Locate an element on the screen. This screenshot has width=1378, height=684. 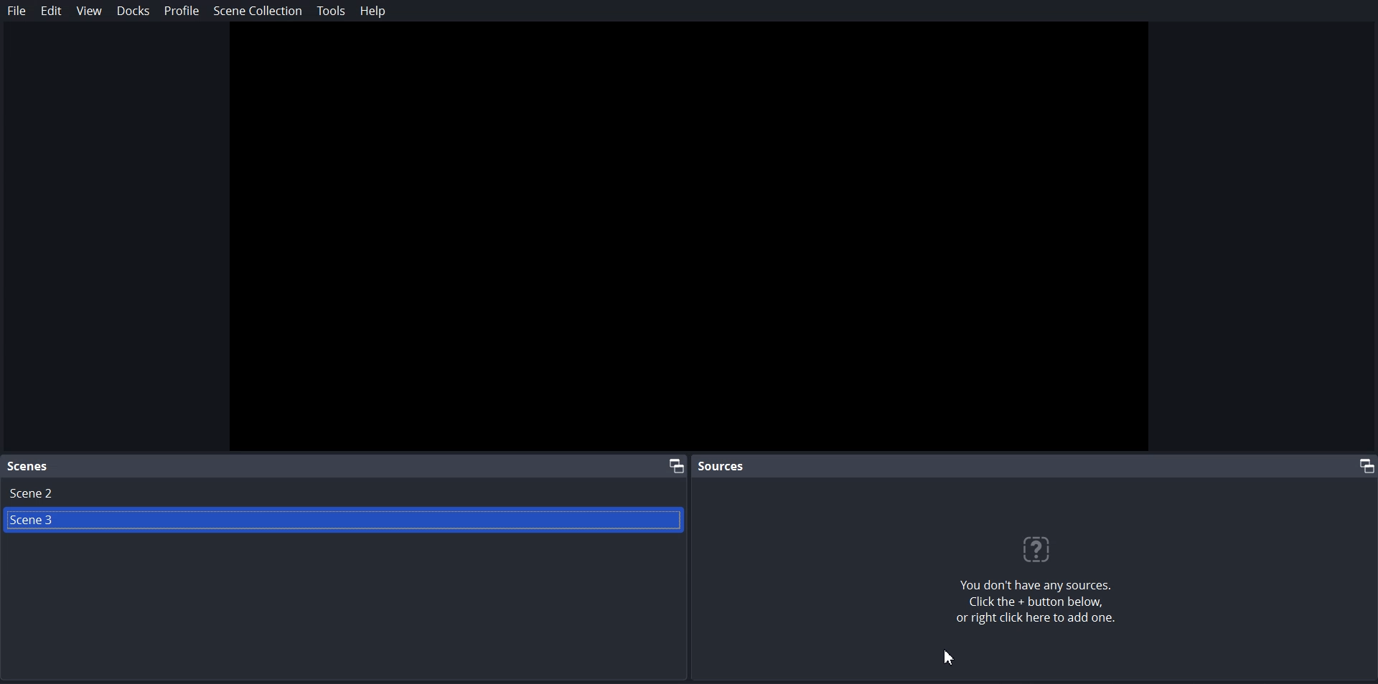
Maximize is located at coordinates (1362, 465).